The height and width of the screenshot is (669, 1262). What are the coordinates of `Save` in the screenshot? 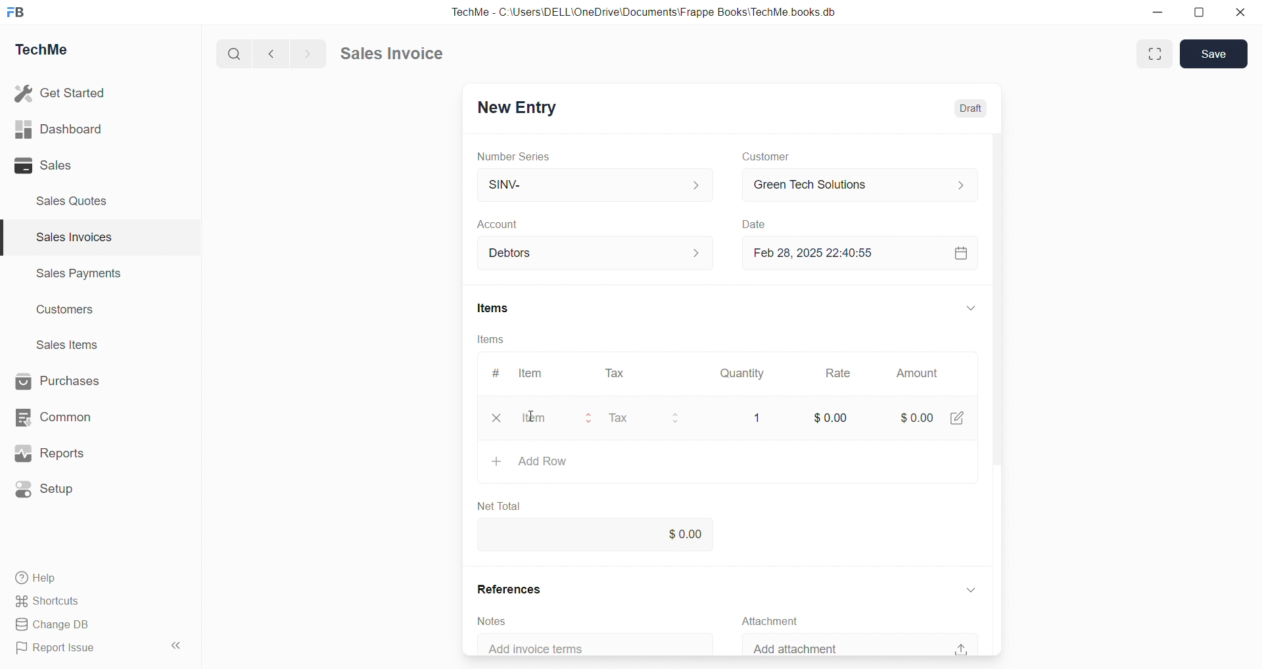 It's located at (1214, 53).